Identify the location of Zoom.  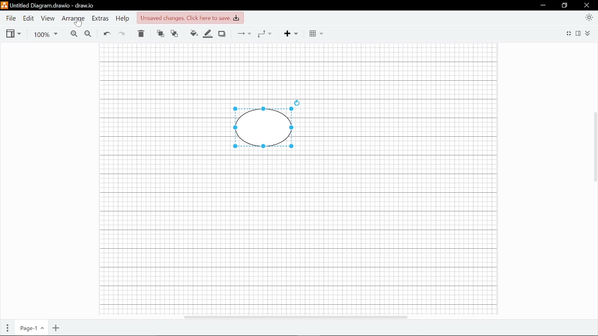
(43, 34).